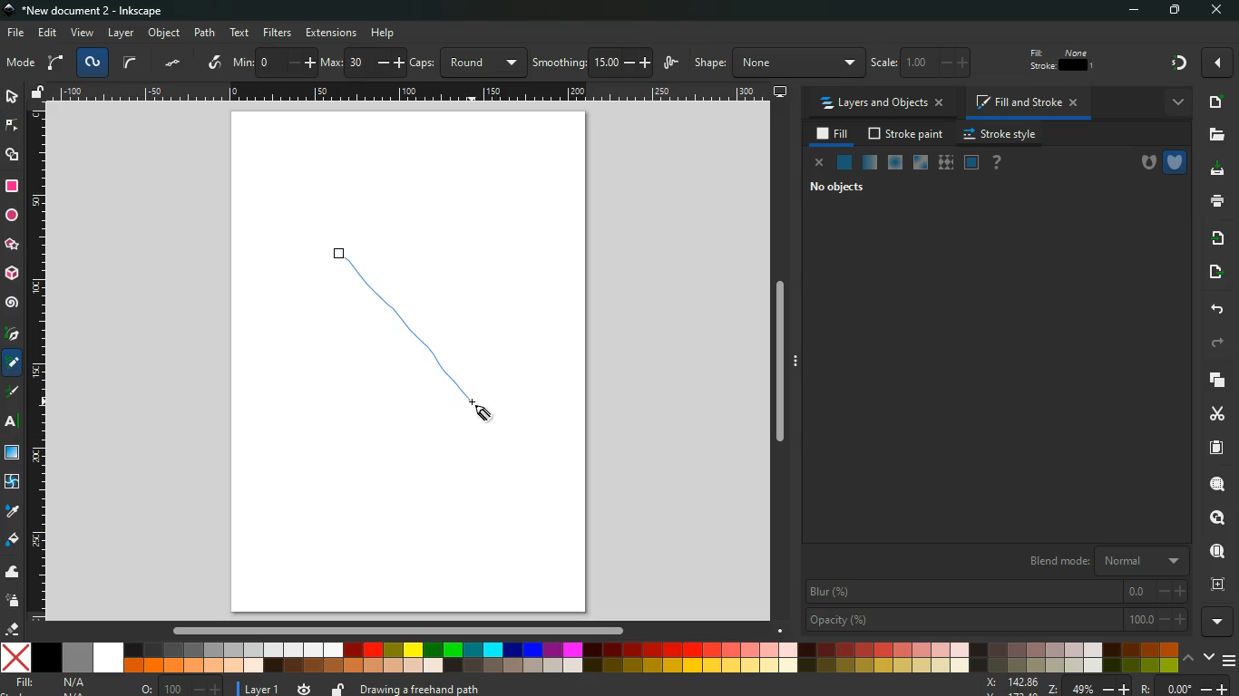 This screenshot has height=696, width=1239. What do you see at coordinates (12, 389) in the screenshot?
I see `description` at bounding box center [12, 389].